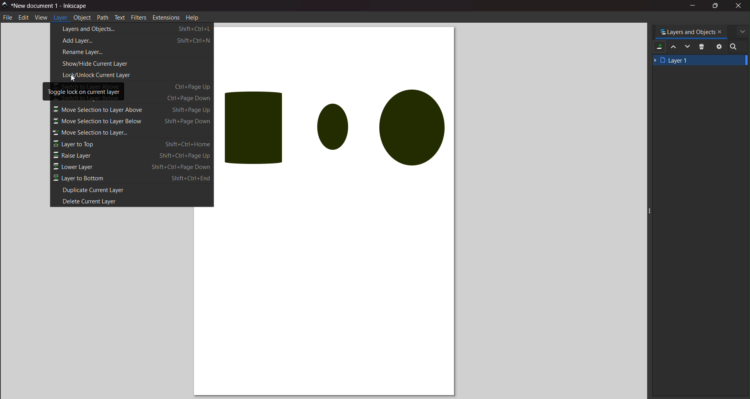 The height and width of the screenshot is (399, 750). What do you see at coordinates (651, 210) in the screenshot?
I see `expand` at bounding box center [651, 210].